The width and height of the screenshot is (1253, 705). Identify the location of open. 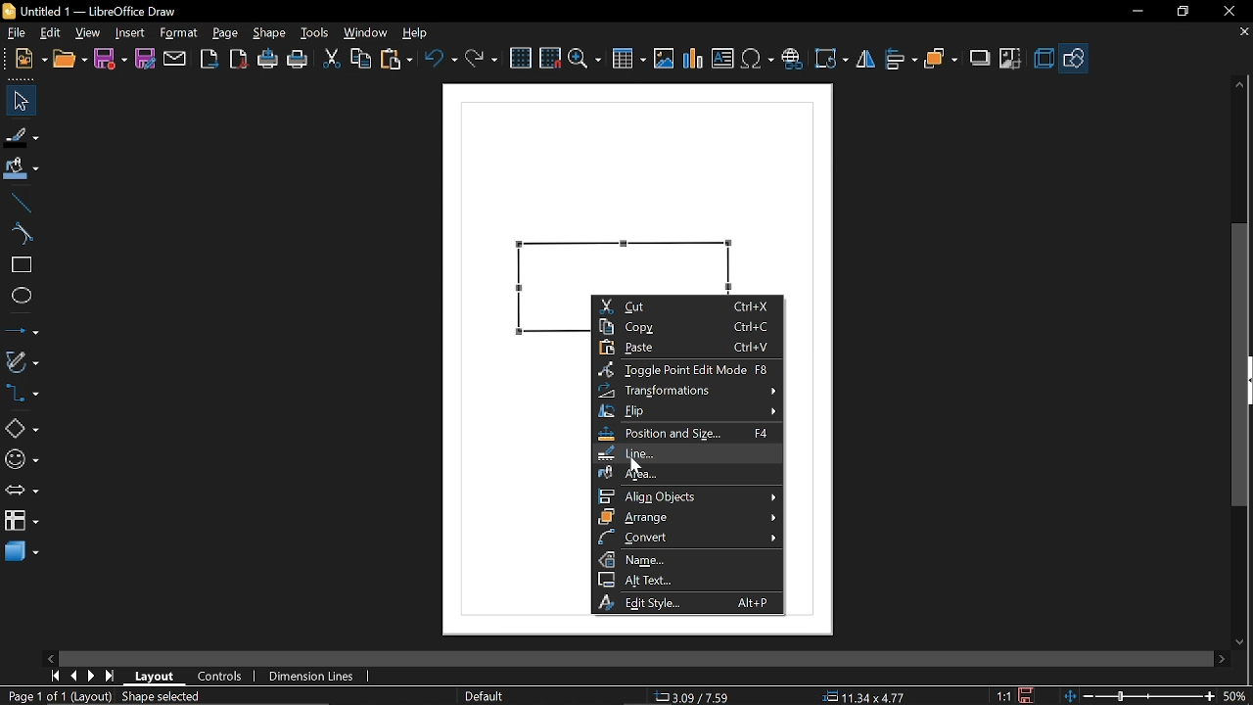
(70, 57).